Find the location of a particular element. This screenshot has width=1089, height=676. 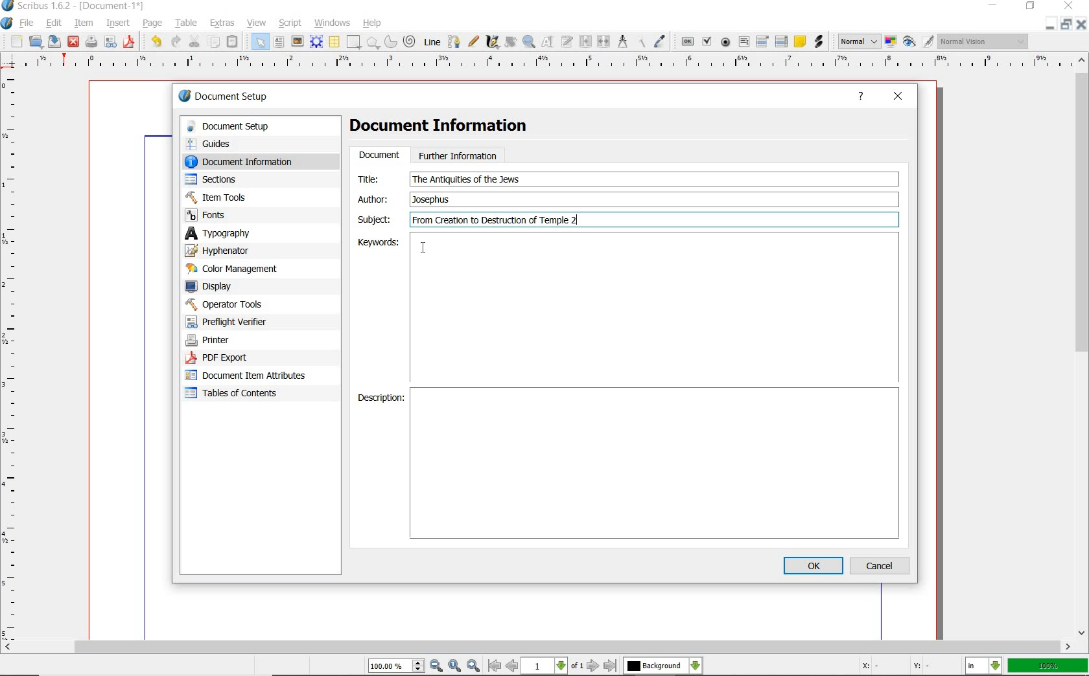

copy is located at coordinates (214, 41).